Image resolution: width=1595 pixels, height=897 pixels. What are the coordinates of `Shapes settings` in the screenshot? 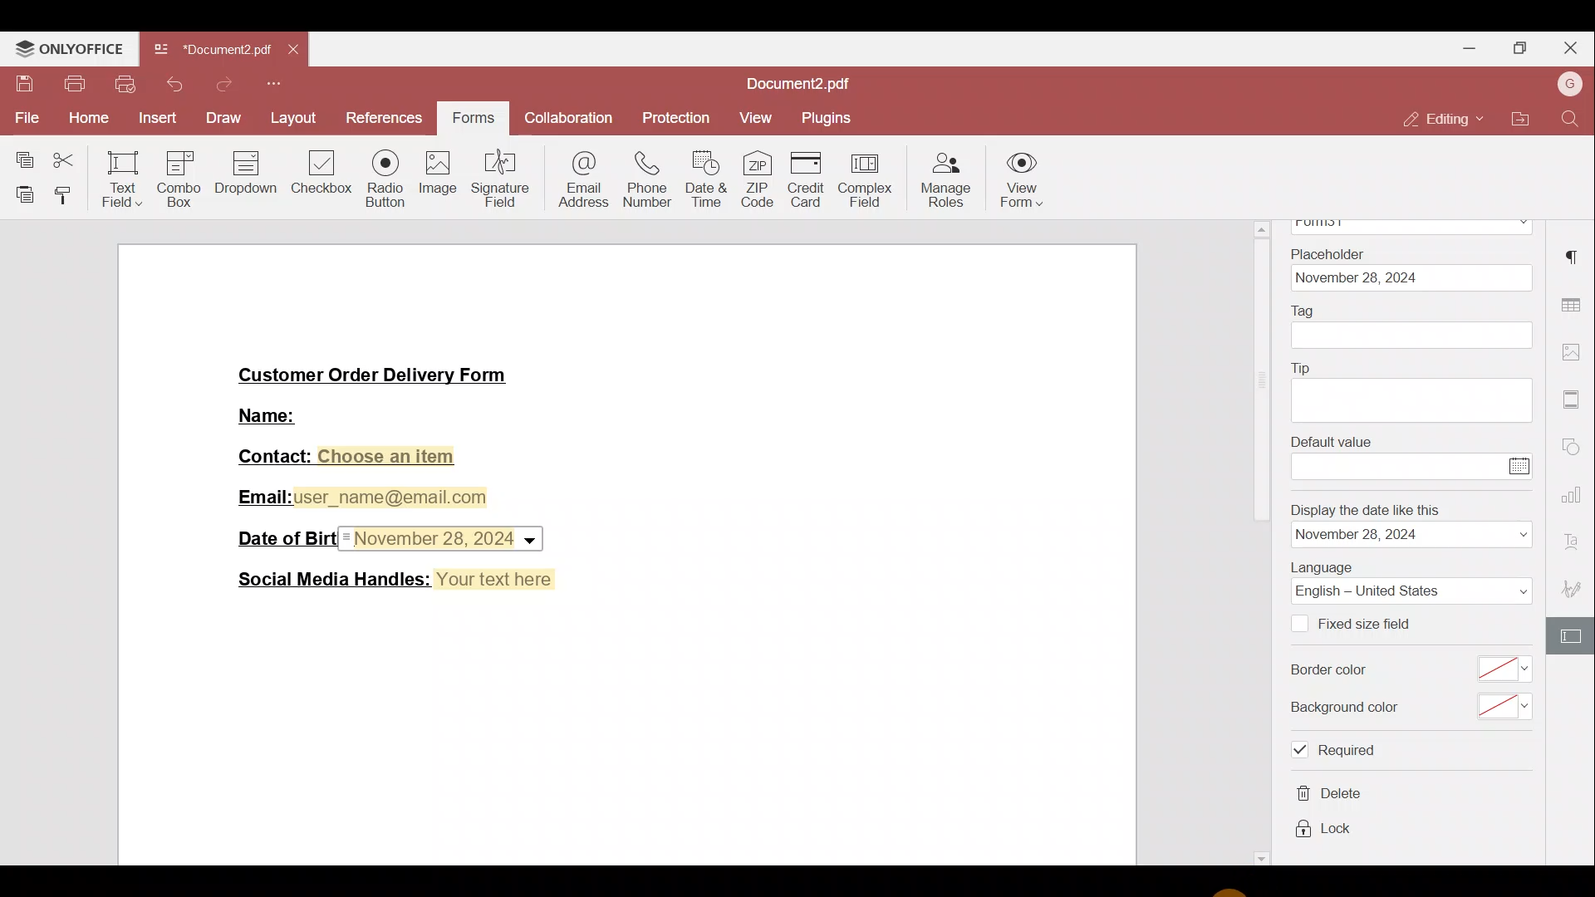 It's located at (1573, 448).